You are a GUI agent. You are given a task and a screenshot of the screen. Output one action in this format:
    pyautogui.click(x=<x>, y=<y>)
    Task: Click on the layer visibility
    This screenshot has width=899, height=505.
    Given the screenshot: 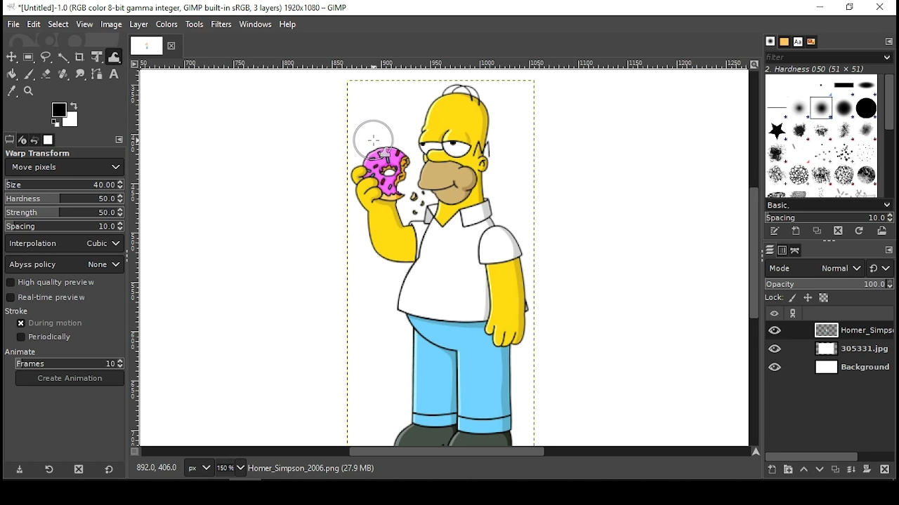 What is the action you would take?
    pyautogui.click(x=773, y=313)
    